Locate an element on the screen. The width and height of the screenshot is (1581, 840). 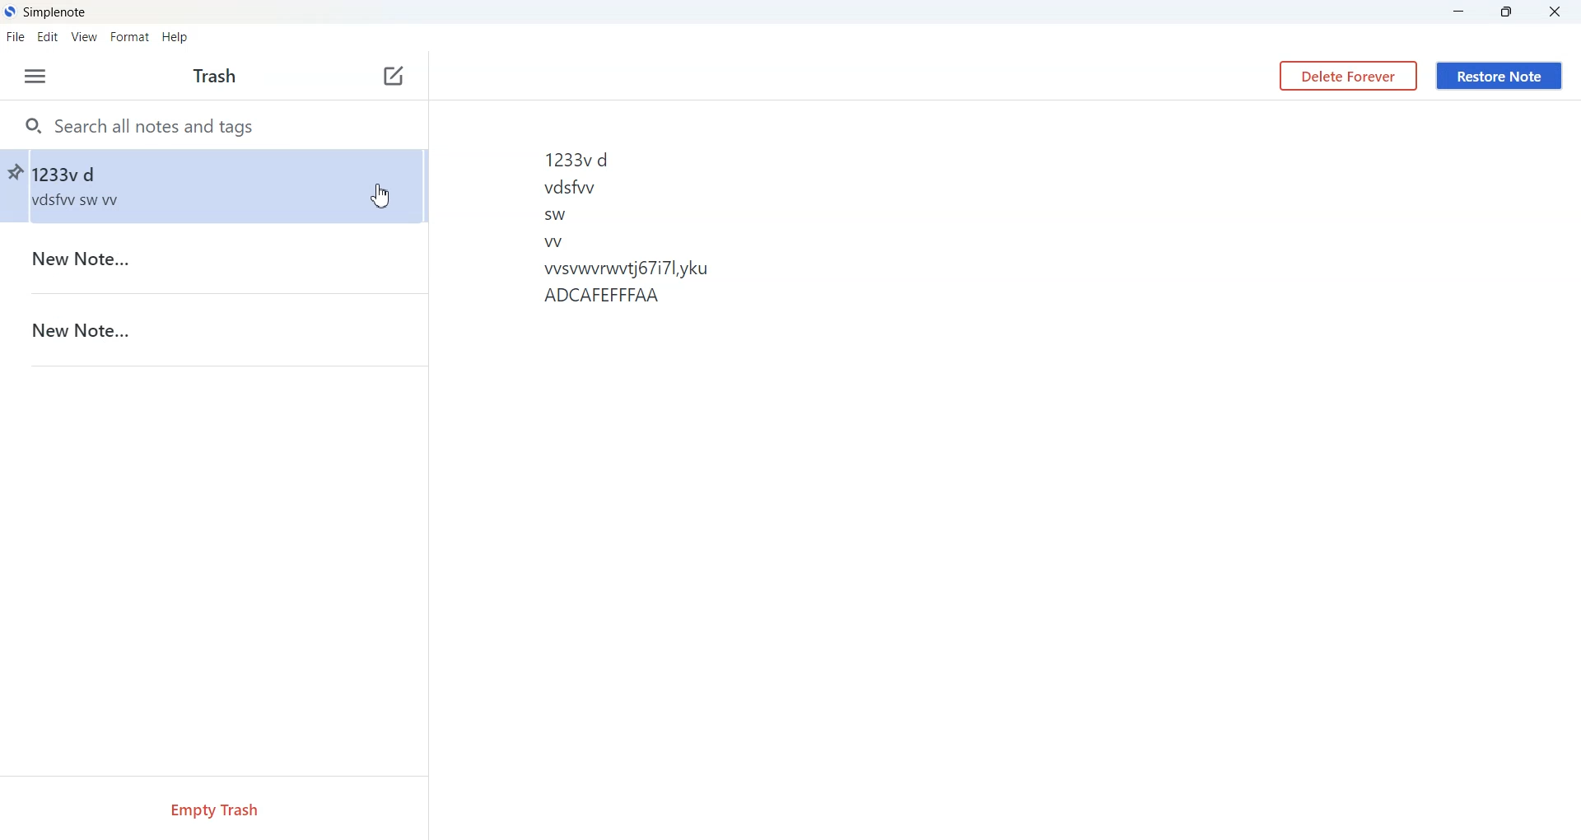
sw is located at coordinates (556, 216).